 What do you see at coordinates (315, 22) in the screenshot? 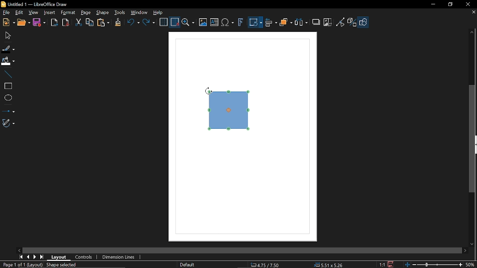
I see `Shadow` at bounding box center [315, 22].